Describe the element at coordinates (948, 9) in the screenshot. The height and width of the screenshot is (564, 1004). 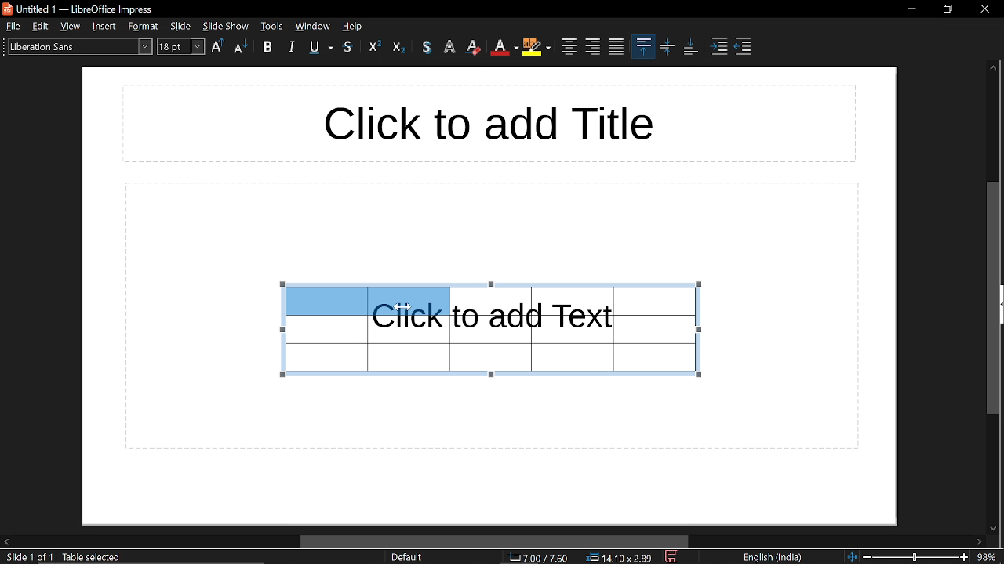
I see `restore down` at that location.